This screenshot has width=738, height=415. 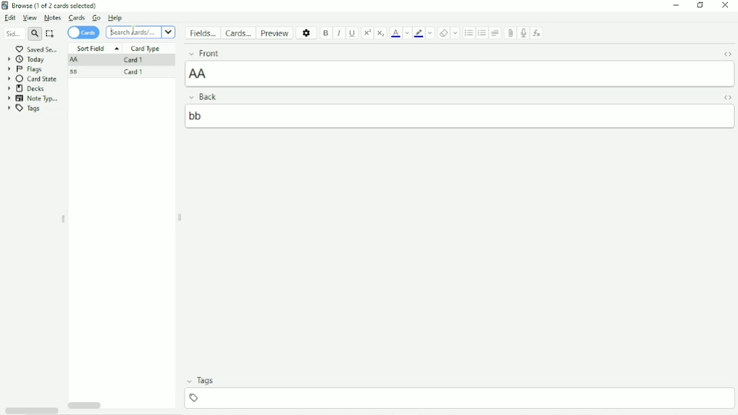 What do you see at coordinates (133, 32) in the screenshot?
I see `Search` at bounding box center [133, 32].